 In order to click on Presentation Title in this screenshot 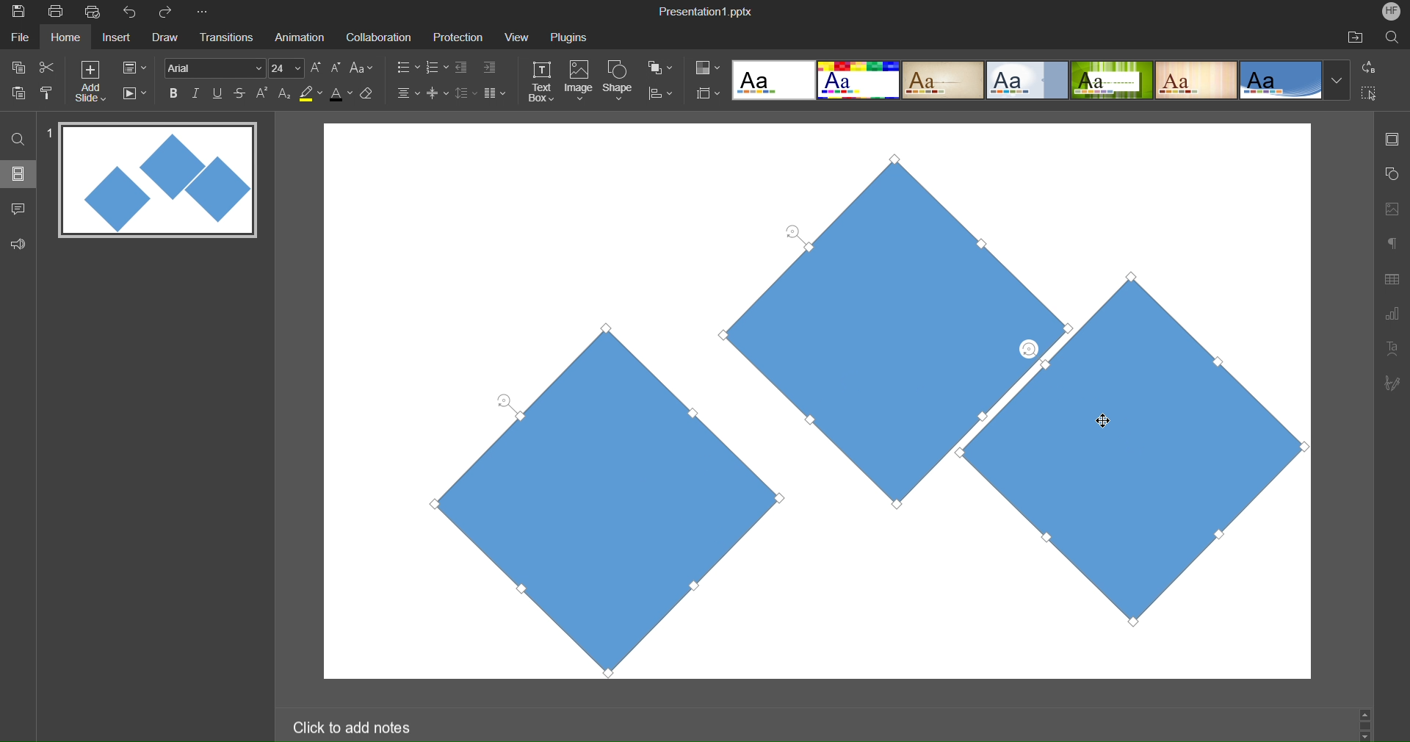, I will do `click(708, 10)`.